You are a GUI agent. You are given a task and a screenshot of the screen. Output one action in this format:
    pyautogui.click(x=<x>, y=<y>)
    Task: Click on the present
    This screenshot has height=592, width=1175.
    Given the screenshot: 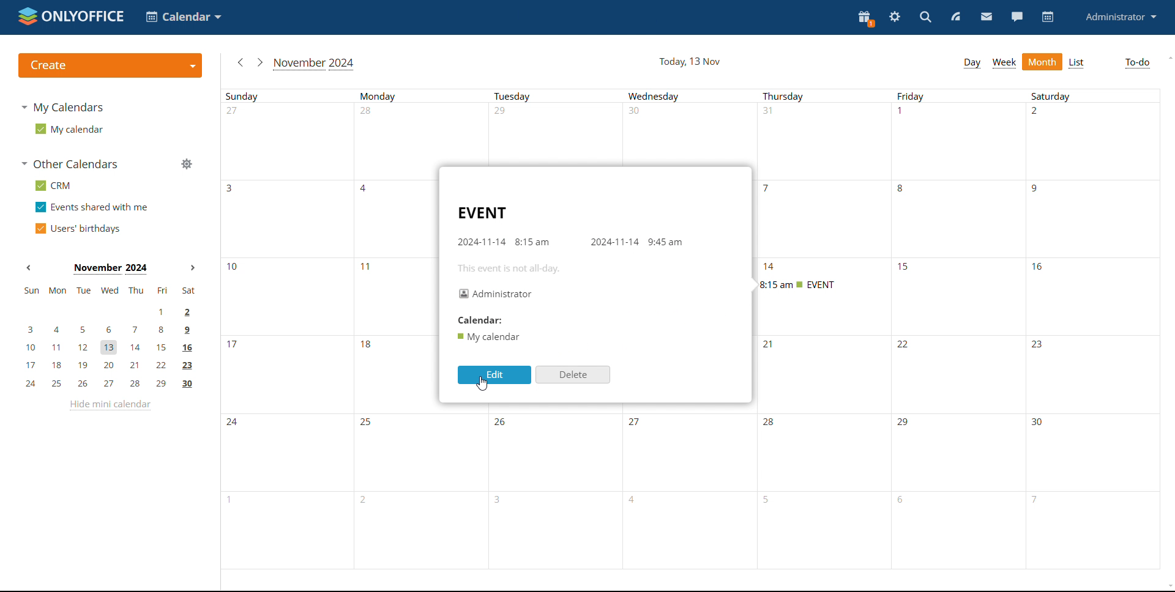 What is the action you would take?
    pyautogui.click(x=865, y=20)
    